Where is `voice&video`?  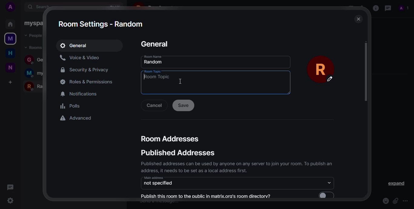
voice&video is located at coordinates (81, 57).